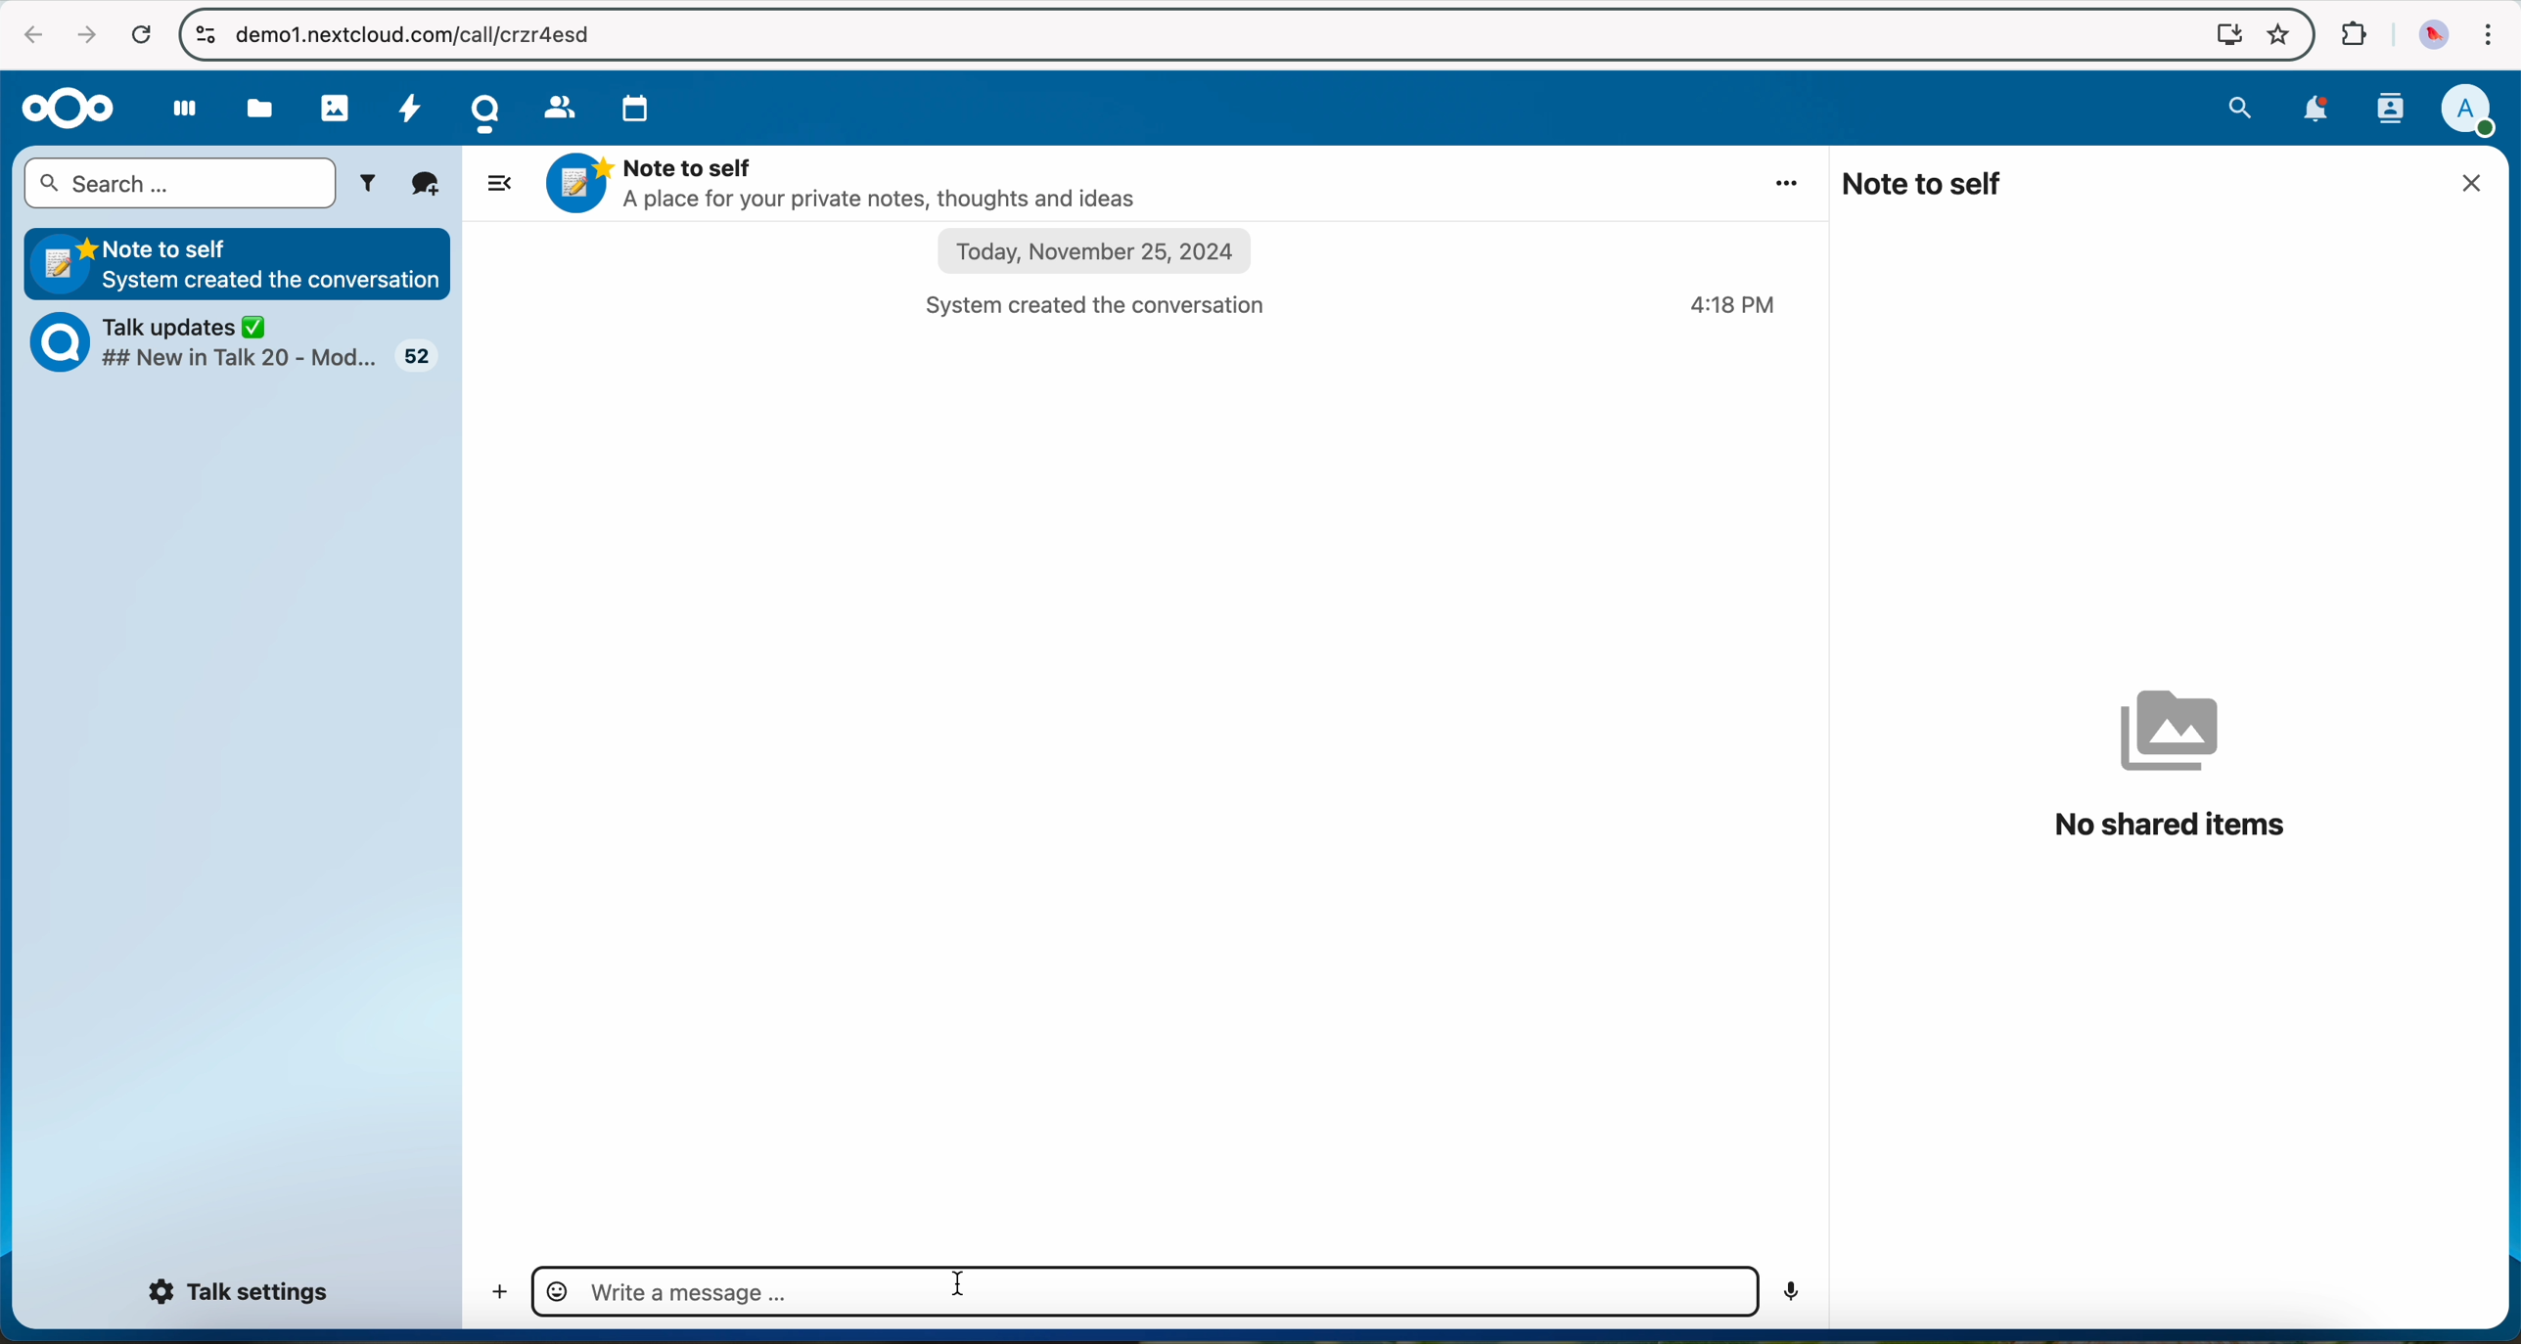  What do you see at coordinates (334, 106) in the screenshot?
I see `photos` at bounding box center [334, 106].